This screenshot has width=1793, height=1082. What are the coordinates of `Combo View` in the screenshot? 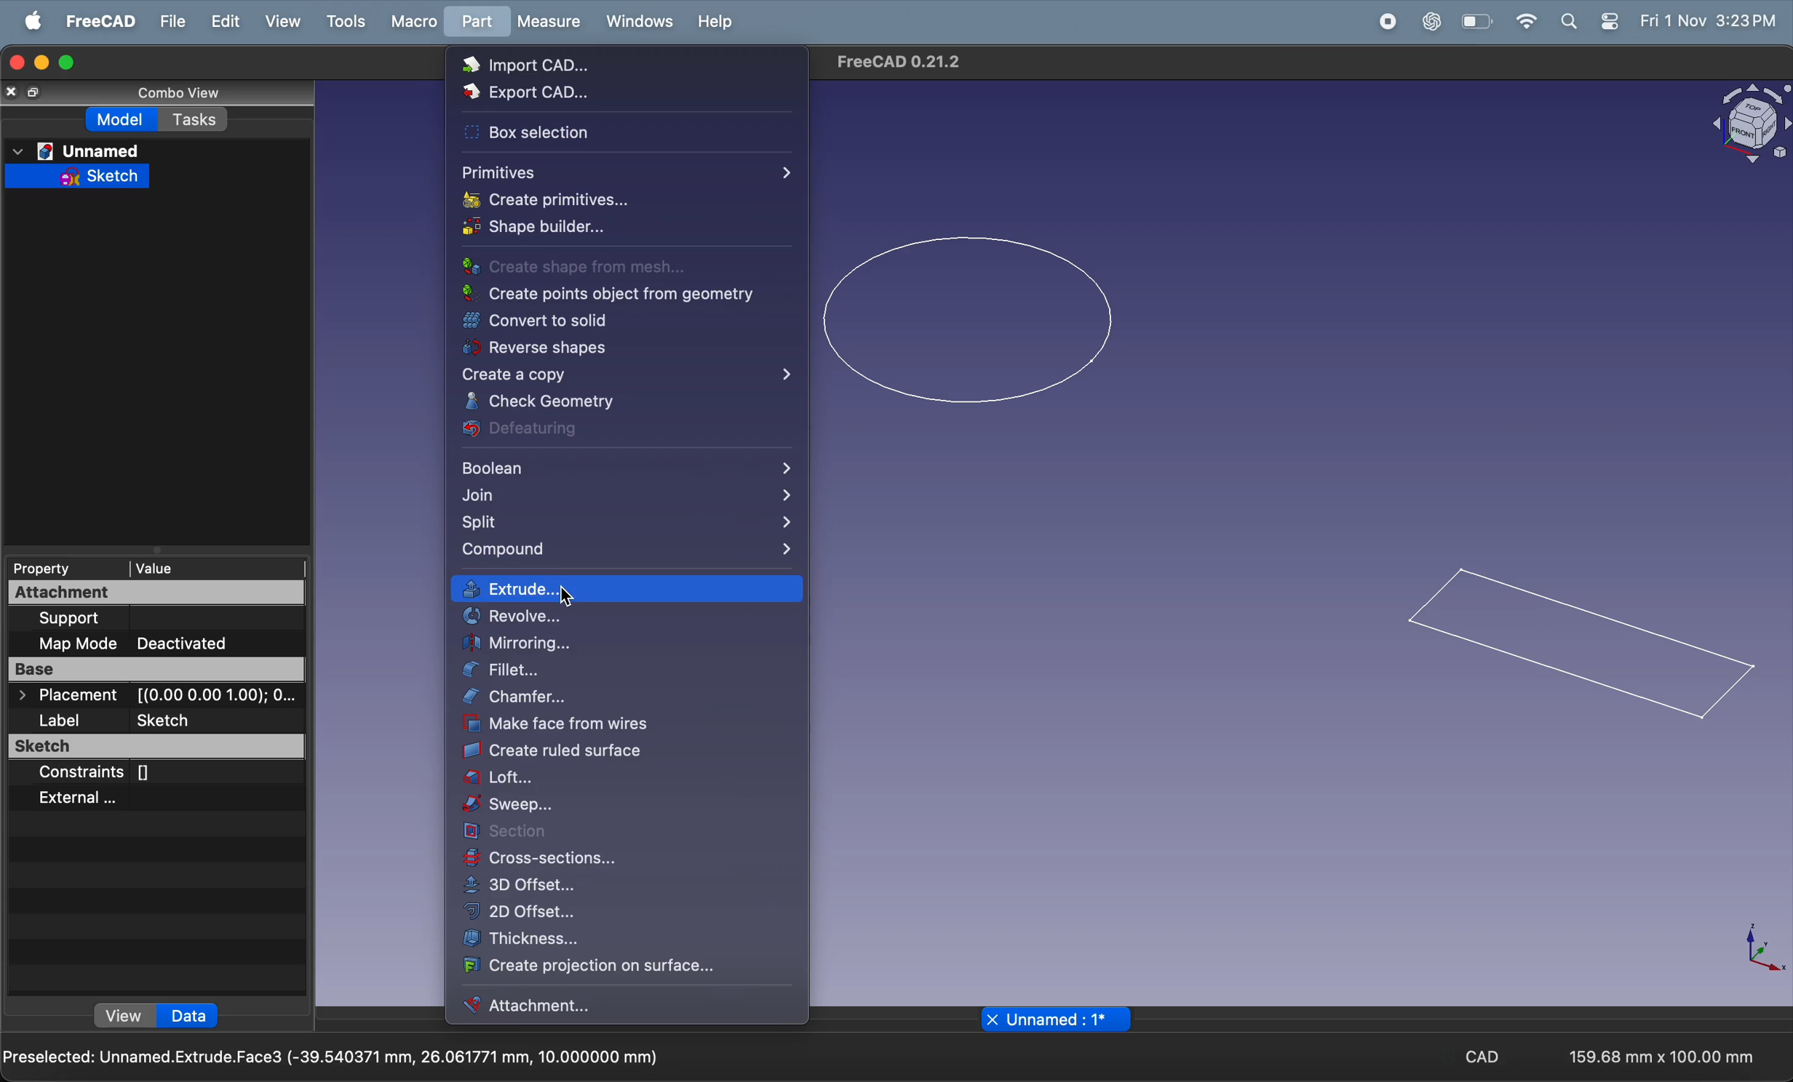 It's located at (182, 93).